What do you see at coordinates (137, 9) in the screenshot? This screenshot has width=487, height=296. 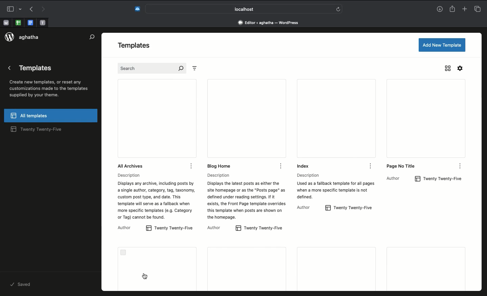 I see `Extensions` at bounding box center [137, 9].